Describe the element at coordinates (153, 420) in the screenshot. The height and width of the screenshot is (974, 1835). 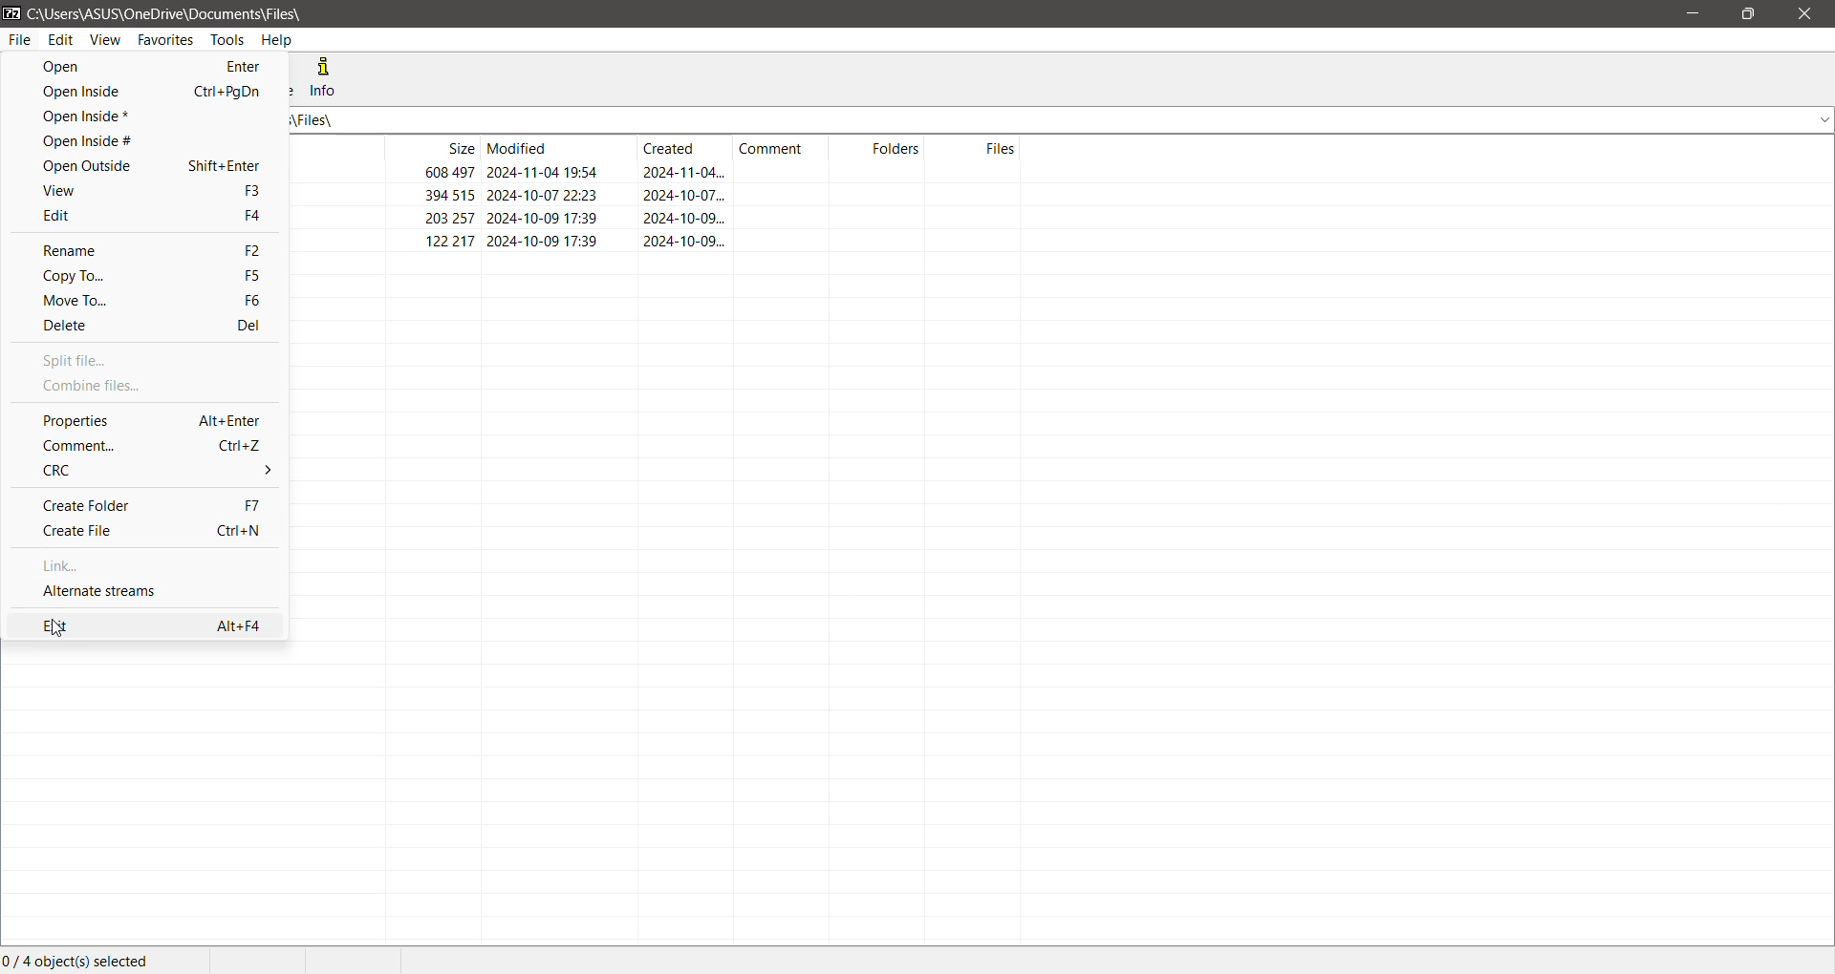
I see `Properties` at that location.